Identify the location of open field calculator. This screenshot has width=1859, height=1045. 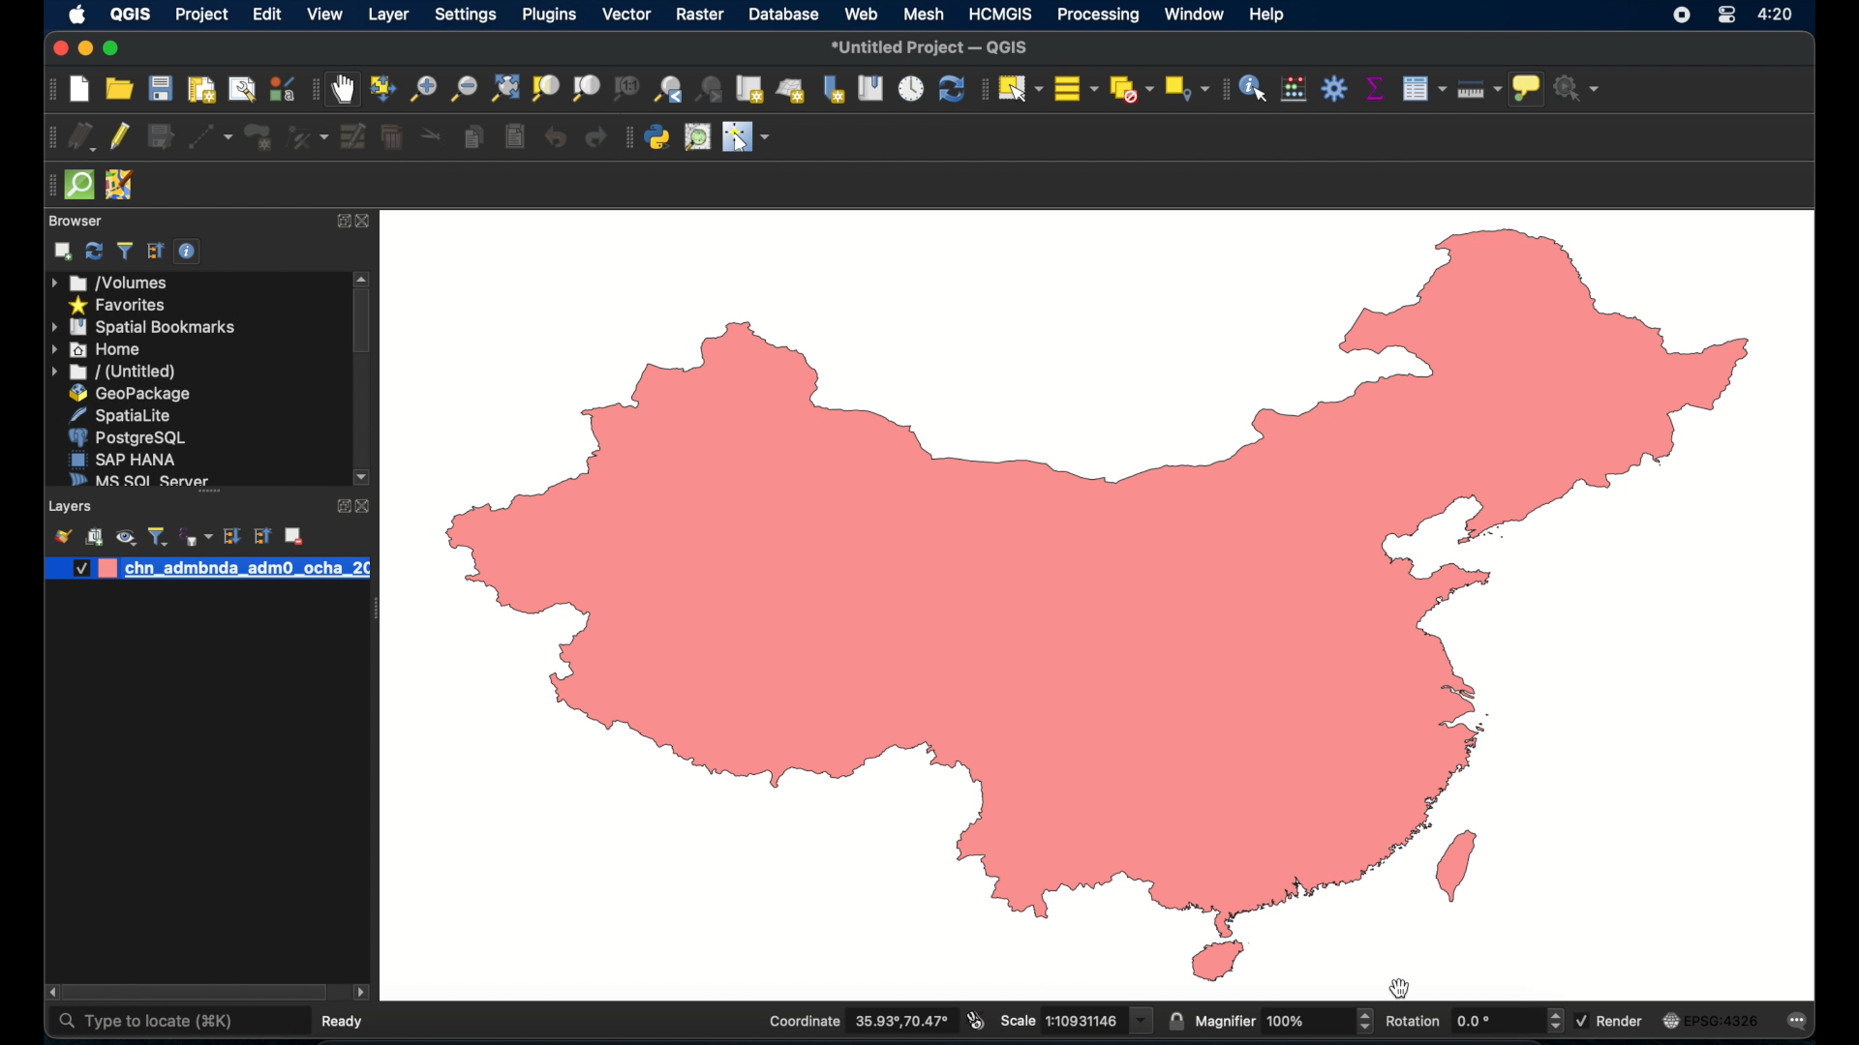
(1292, 89).